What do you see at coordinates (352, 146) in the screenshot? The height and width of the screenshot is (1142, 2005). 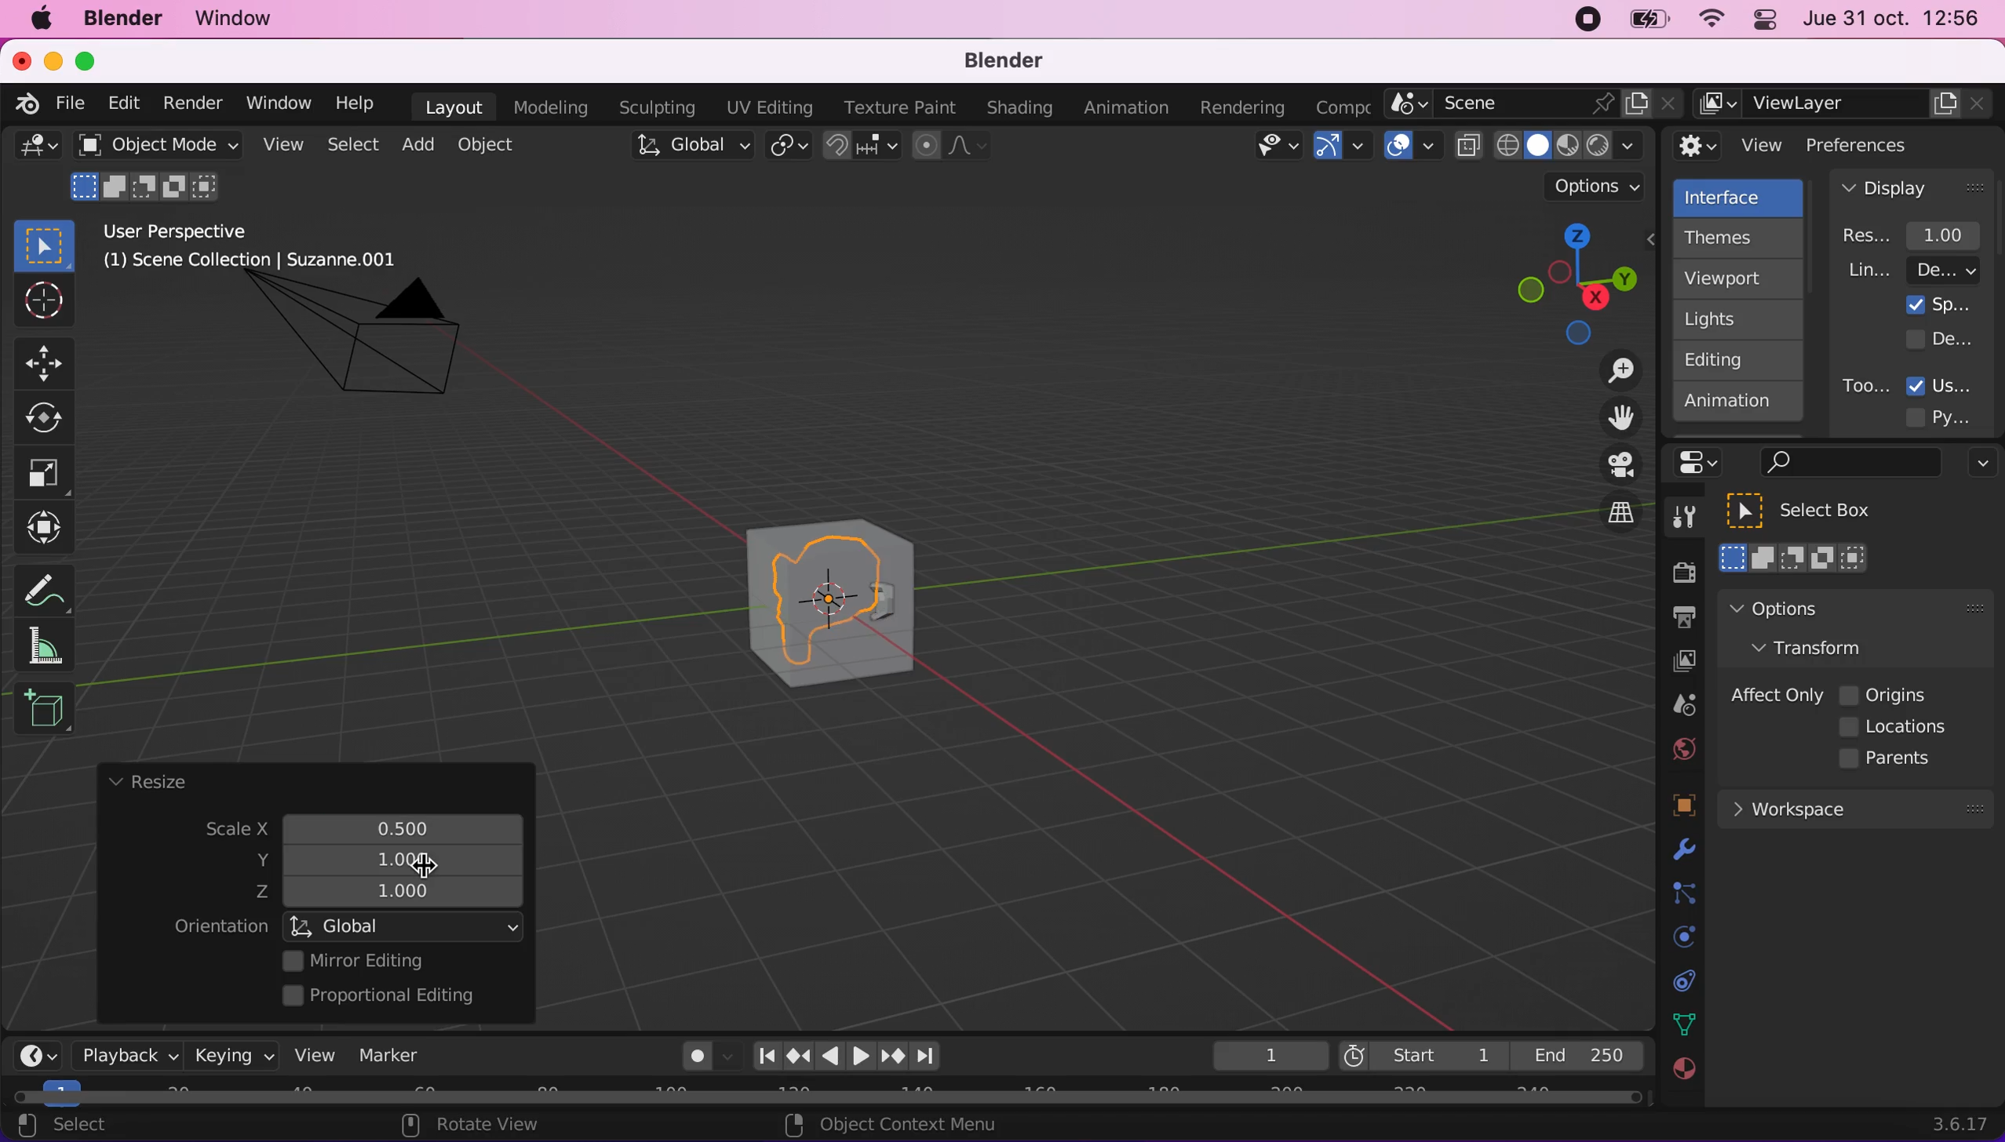 I see `select` at bounding box center [352, 146].